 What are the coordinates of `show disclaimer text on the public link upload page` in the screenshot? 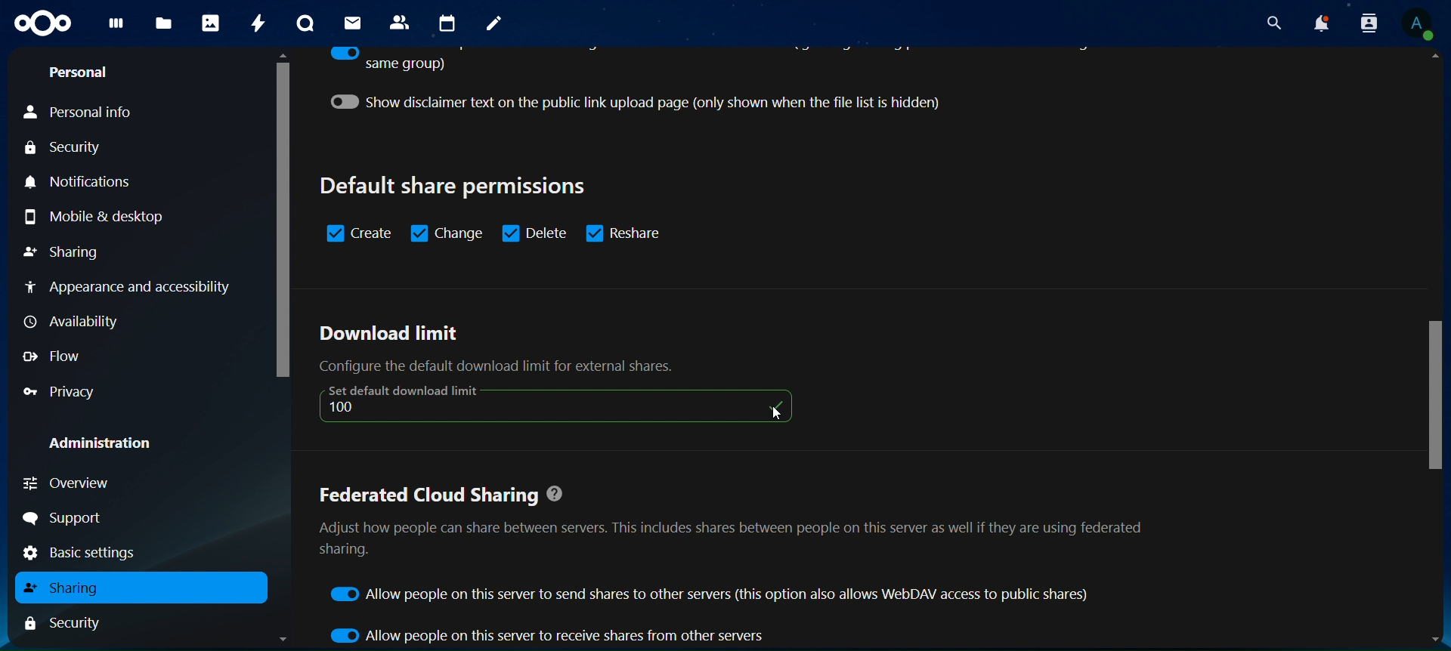 It's located at (653, 102).